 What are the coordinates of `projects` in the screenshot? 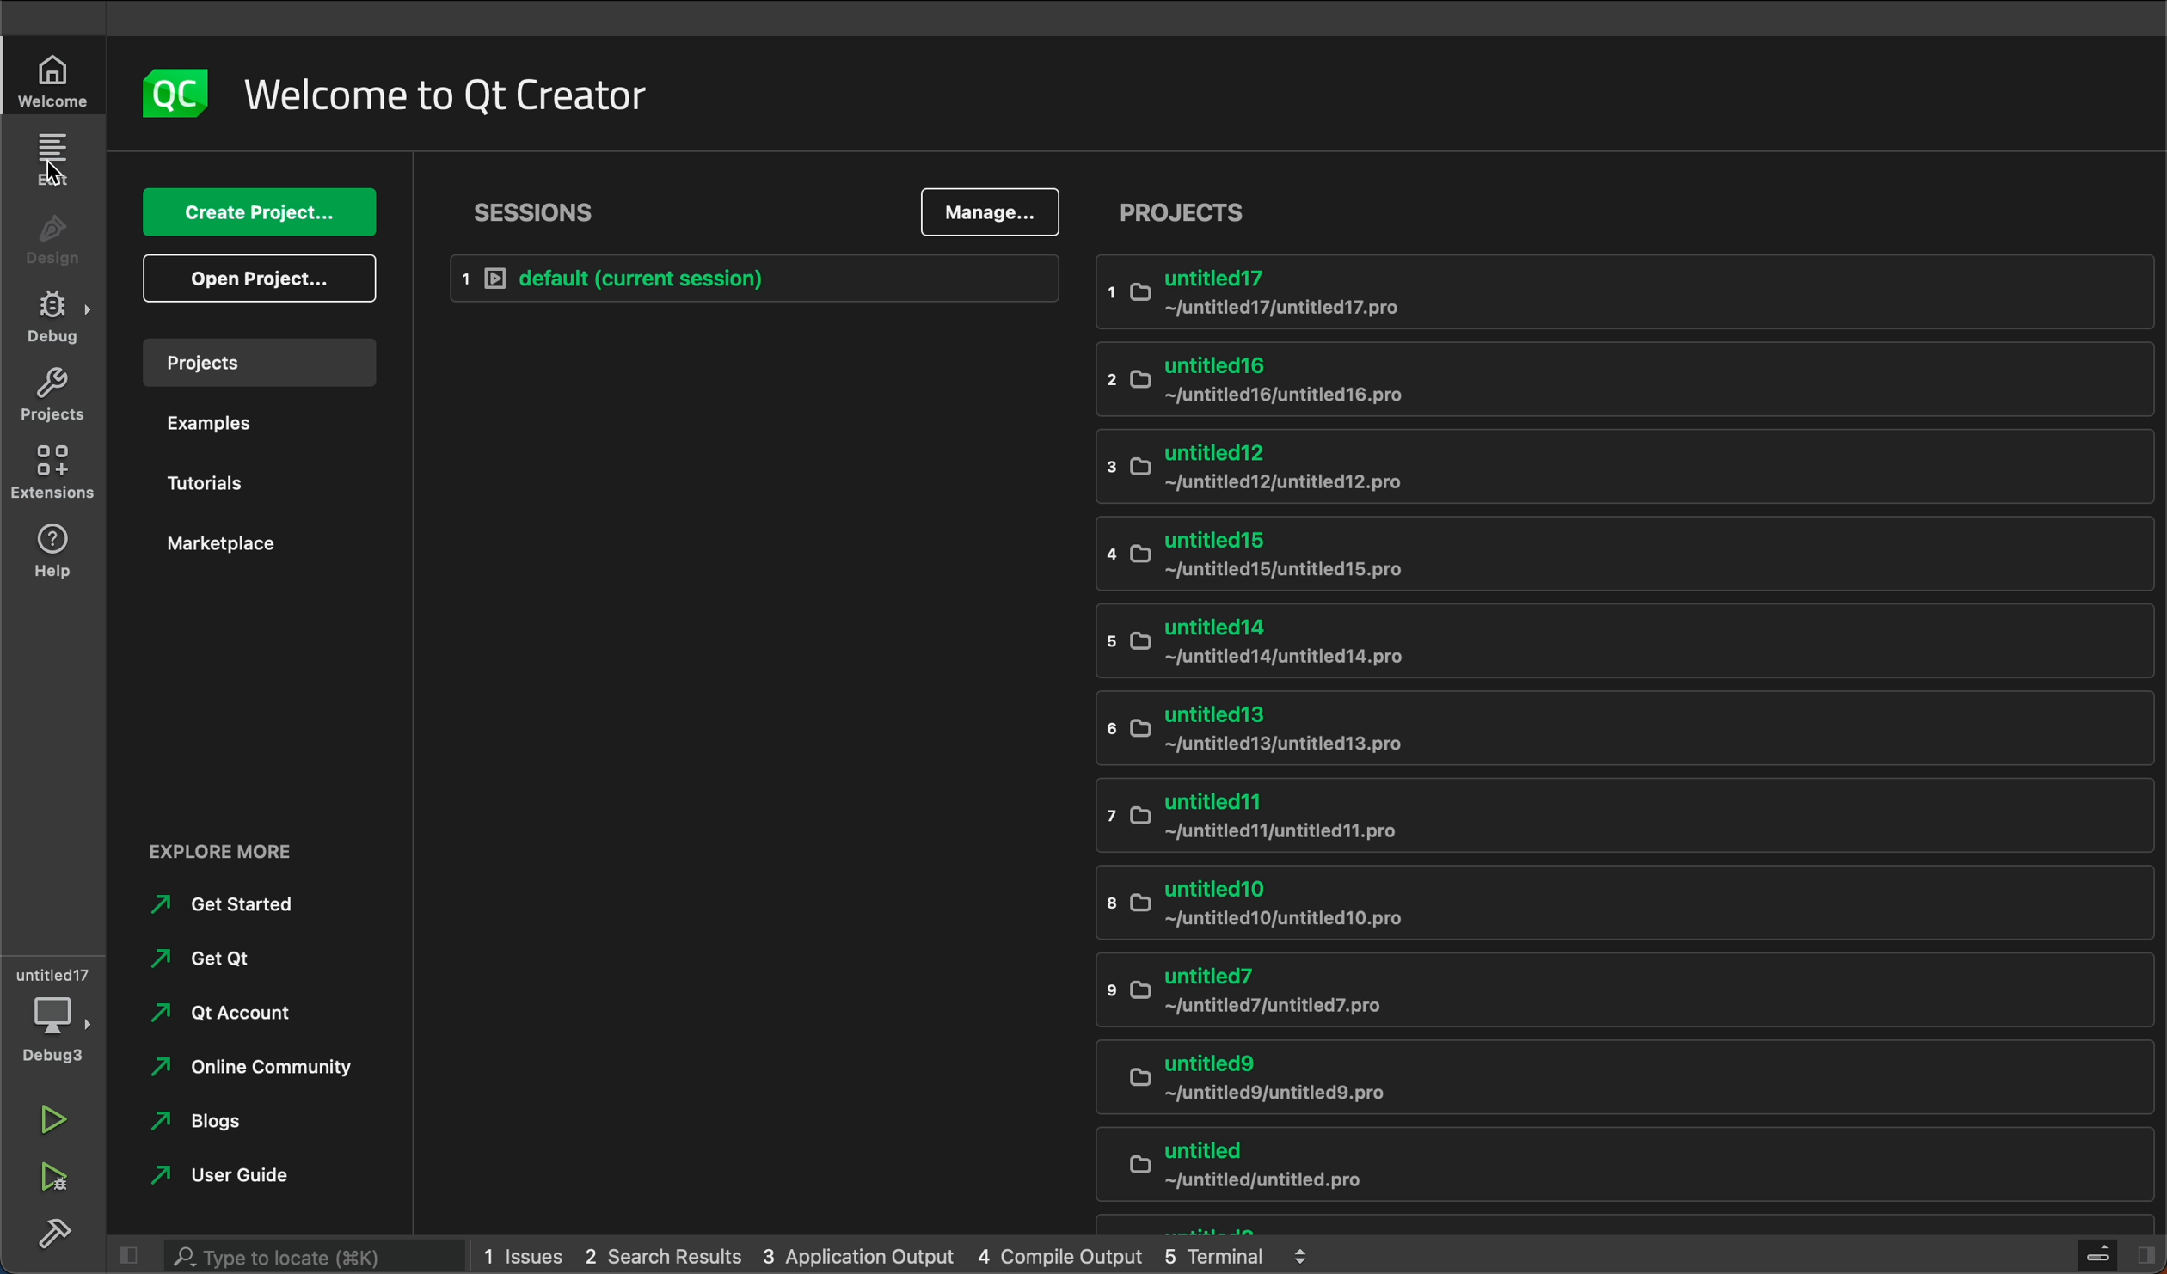 It's located at (262, 364).